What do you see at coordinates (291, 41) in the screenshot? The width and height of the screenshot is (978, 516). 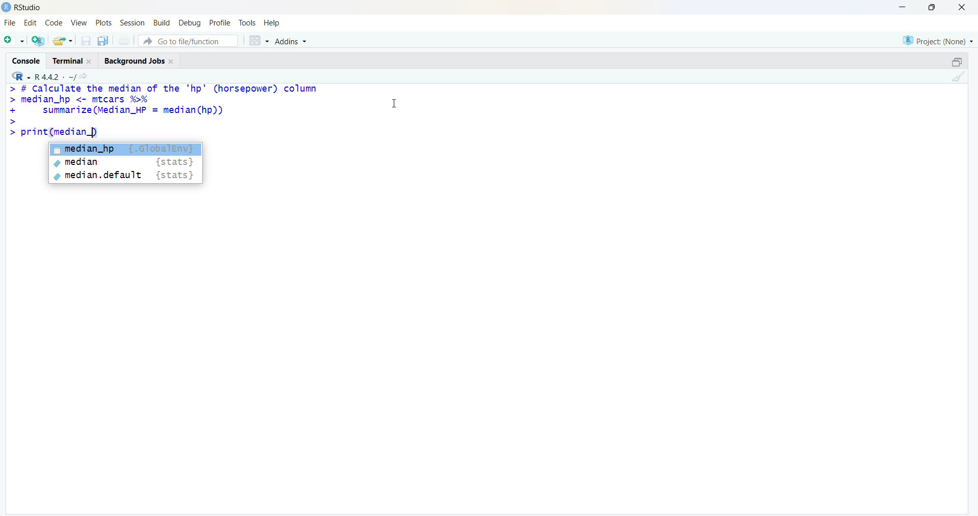 I see `Addins` at bounding box center [291, 41].